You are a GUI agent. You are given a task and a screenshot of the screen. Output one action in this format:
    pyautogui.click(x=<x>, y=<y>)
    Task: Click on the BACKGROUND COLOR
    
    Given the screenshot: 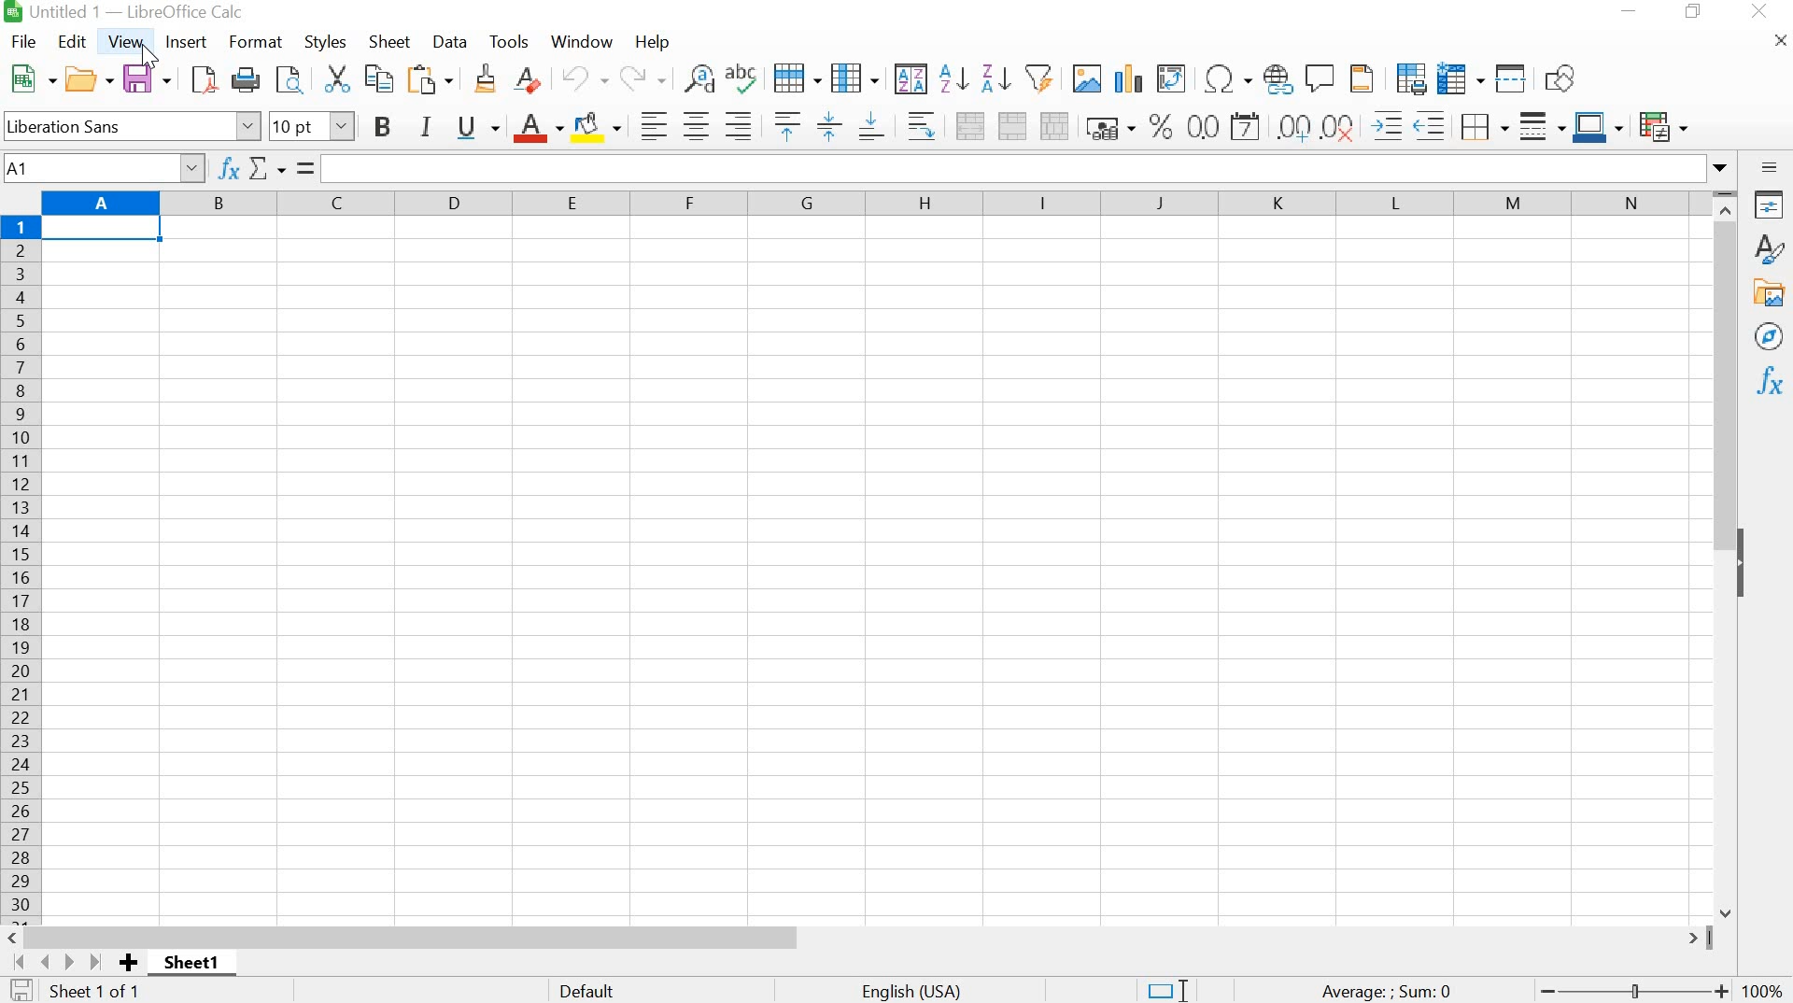 What is the action you would take?
    pyautogui.click(x=599, y=125)
    